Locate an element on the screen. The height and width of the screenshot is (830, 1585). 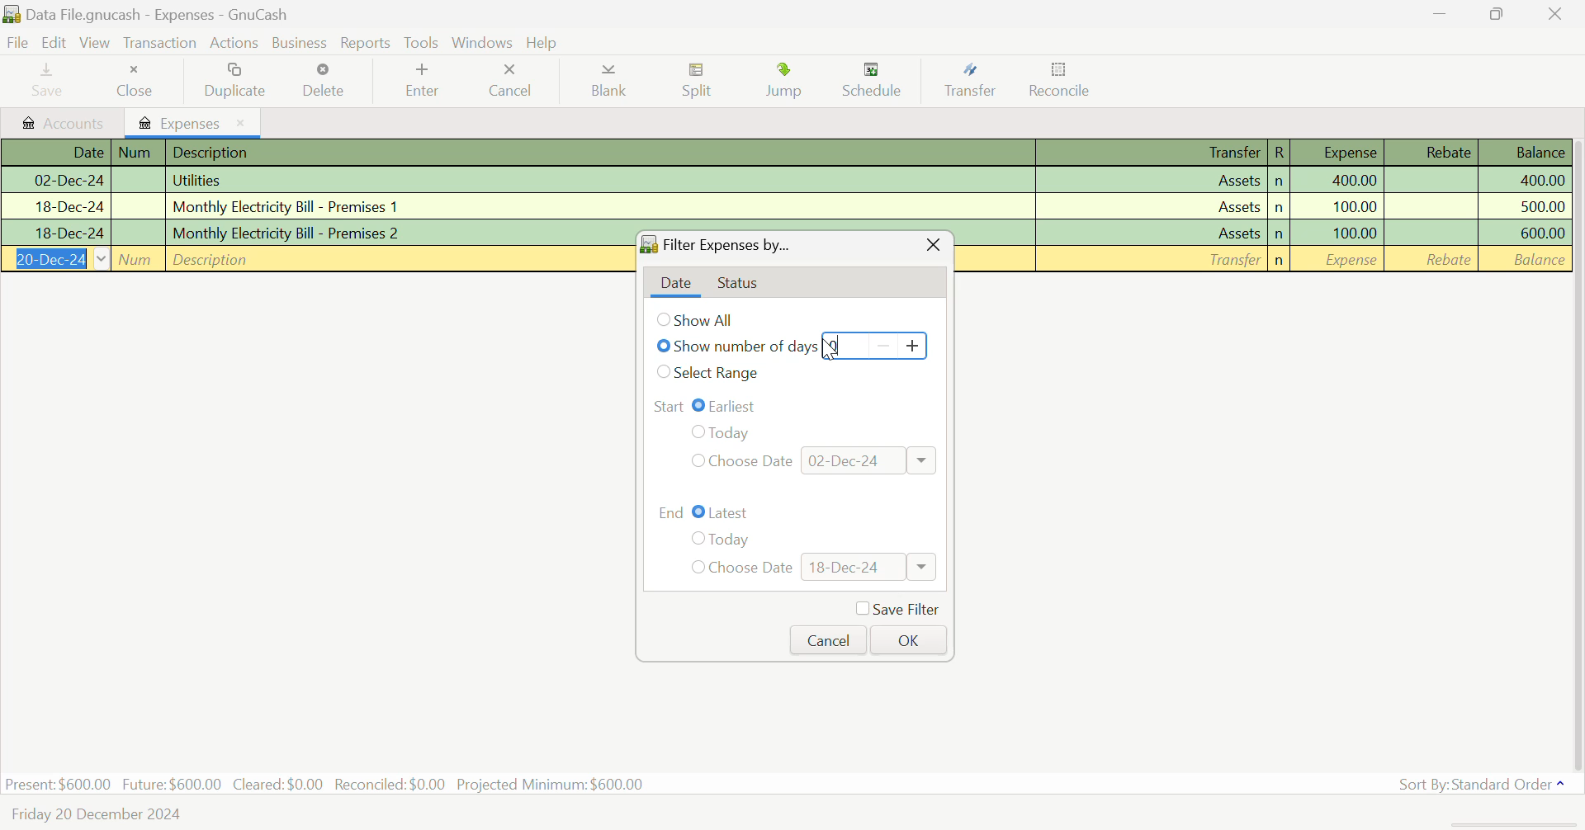
Transfer is located at coordinates (976, 81).